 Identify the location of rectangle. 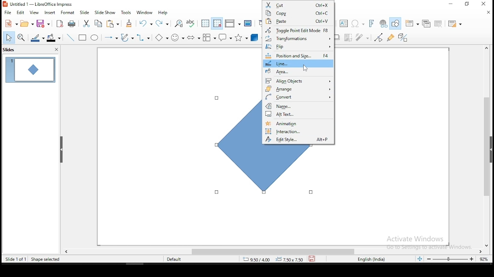
(83, 37).